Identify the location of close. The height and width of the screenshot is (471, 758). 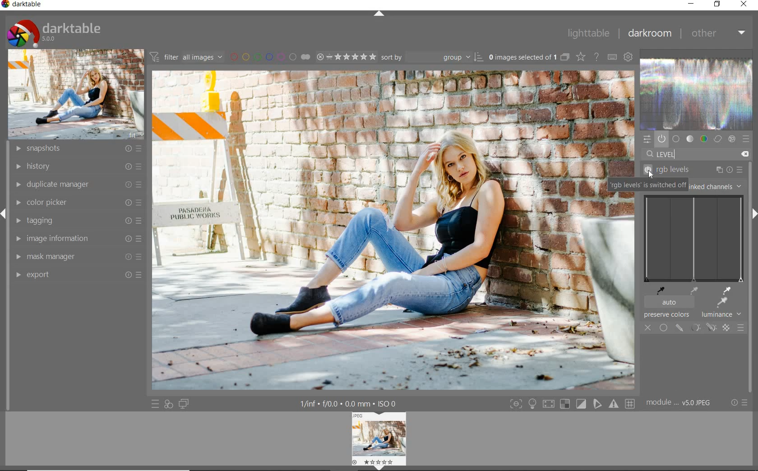
(648, 327).